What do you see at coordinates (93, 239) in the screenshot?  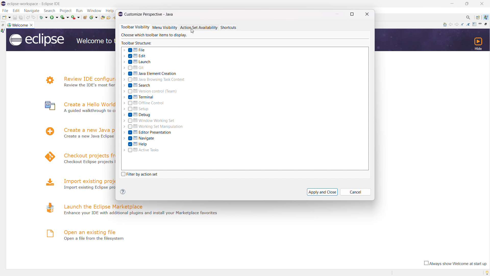 I see `Open a file from filesystem` at bounding box center [93, 239].